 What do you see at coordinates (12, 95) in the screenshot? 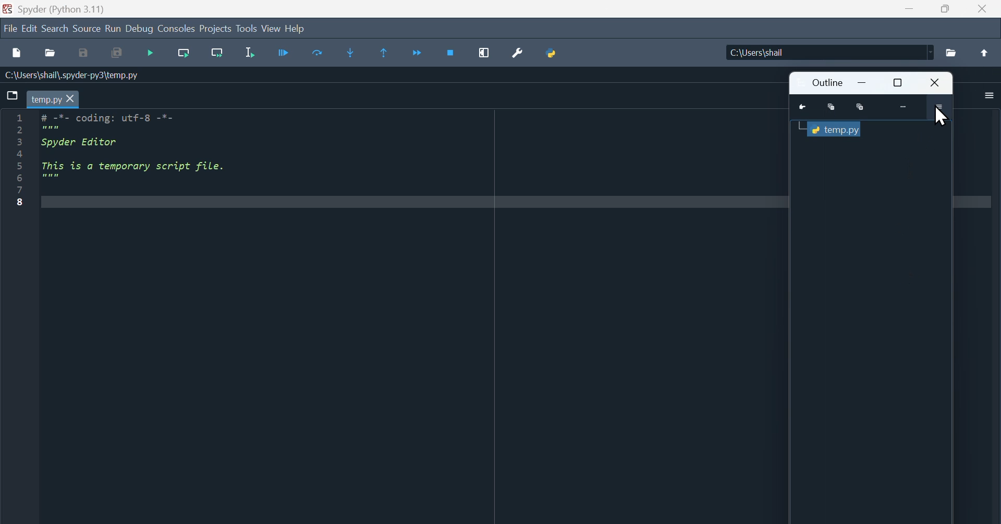
I see `Browse tabs` at bounding box center [12, 95].